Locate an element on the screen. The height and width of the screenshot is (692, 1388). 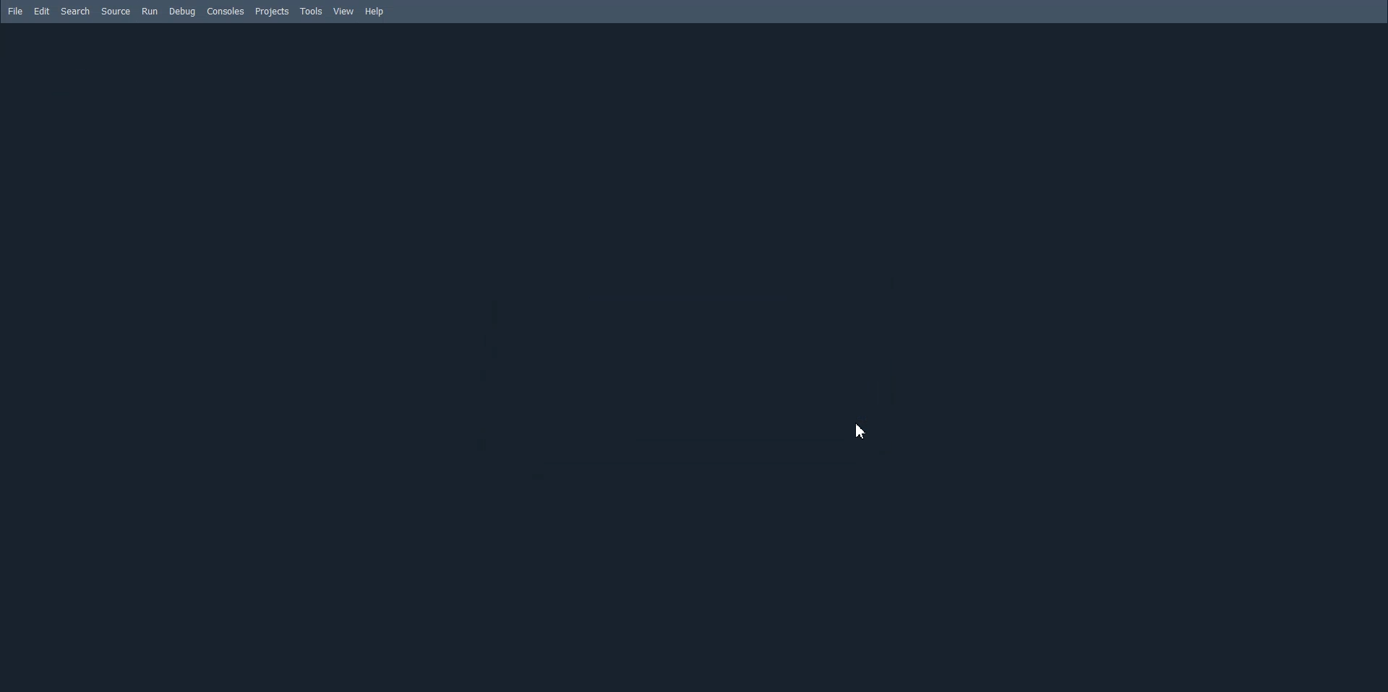
Cursor is located at coordinates (863, 430).